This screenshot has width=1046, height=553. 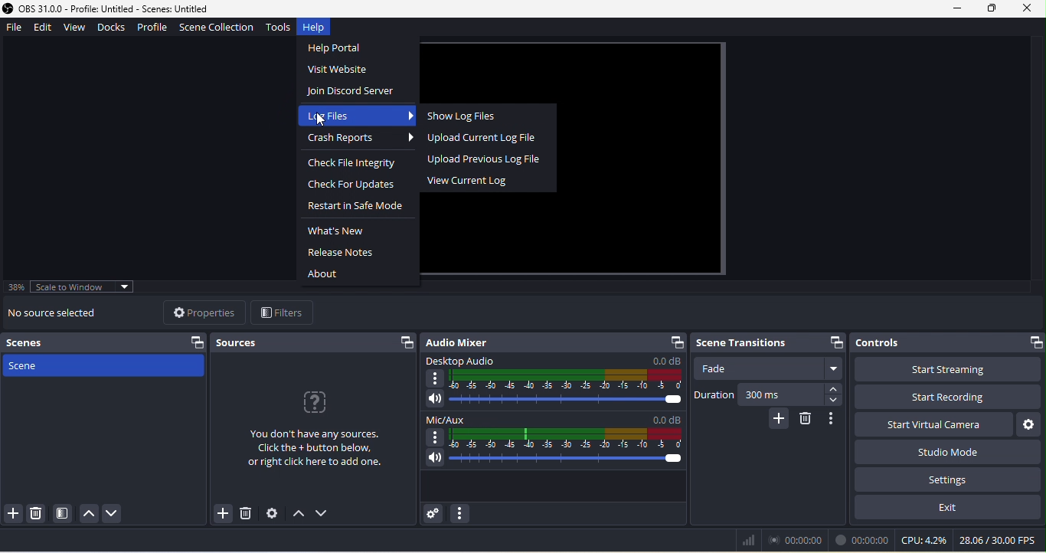 What do you see at coordinates (46, 29) in the screenshot?
I see `edit` at bounding box center [46, 29].